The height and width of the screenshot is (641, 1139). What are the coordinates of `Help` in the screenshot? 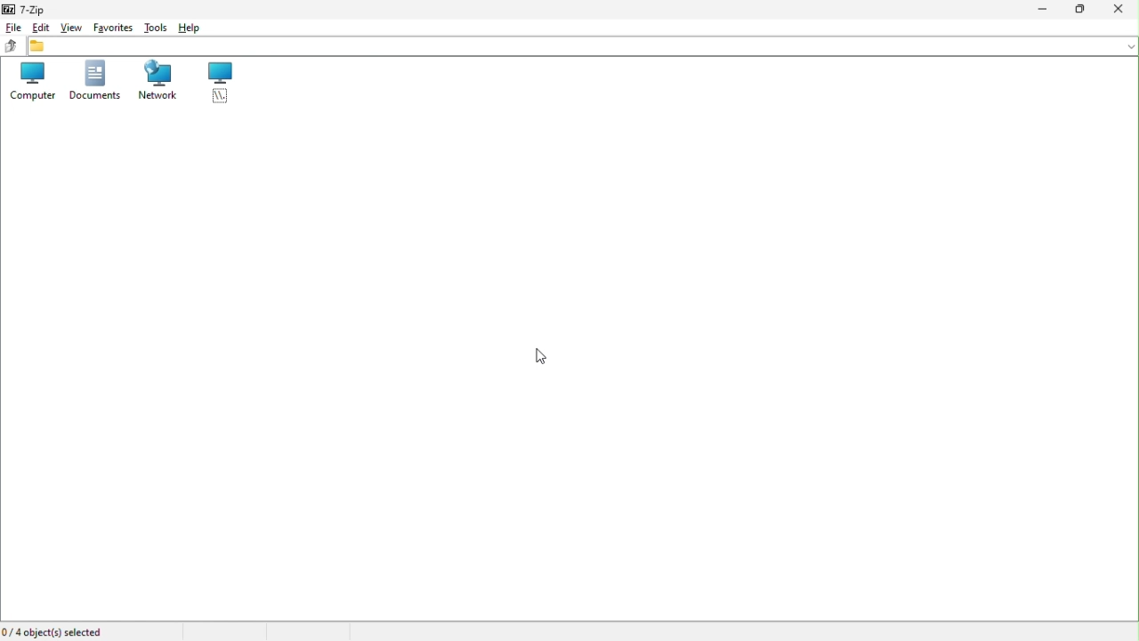 It's located at (194, 29).